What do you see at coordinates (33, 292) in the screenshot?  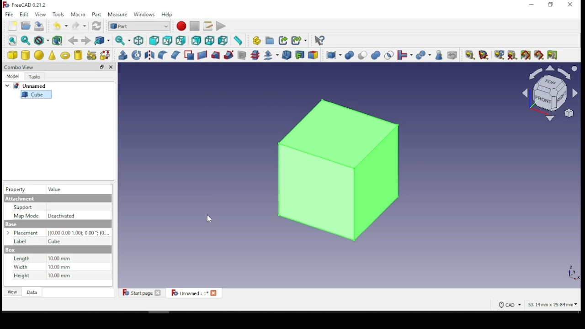 I see `data` at bounding box center [33, 292].